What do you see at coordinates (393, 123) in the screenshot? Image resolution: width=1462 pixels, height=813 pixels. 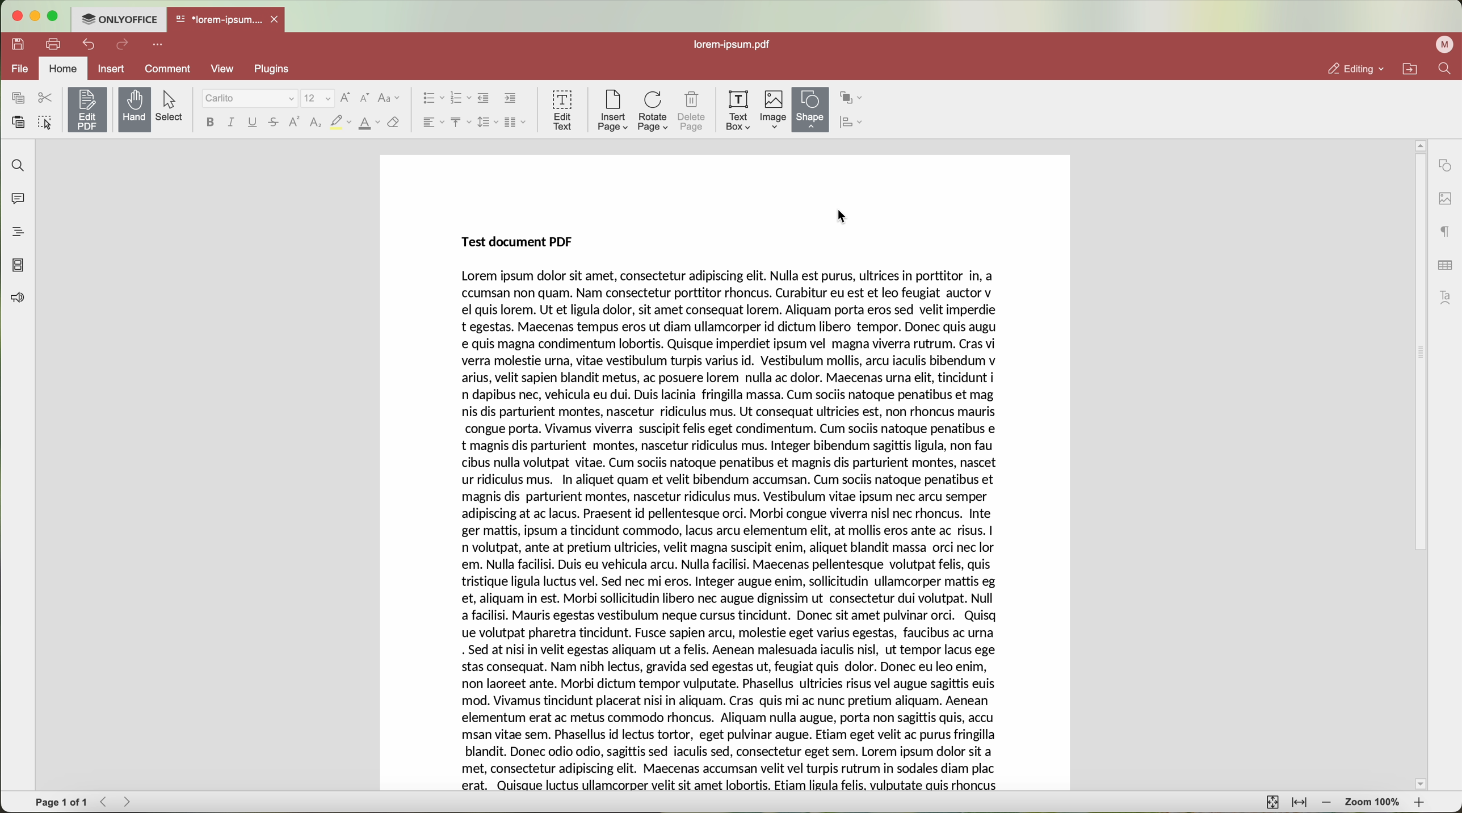 I see `clear style` at bounding box center [393, 123].